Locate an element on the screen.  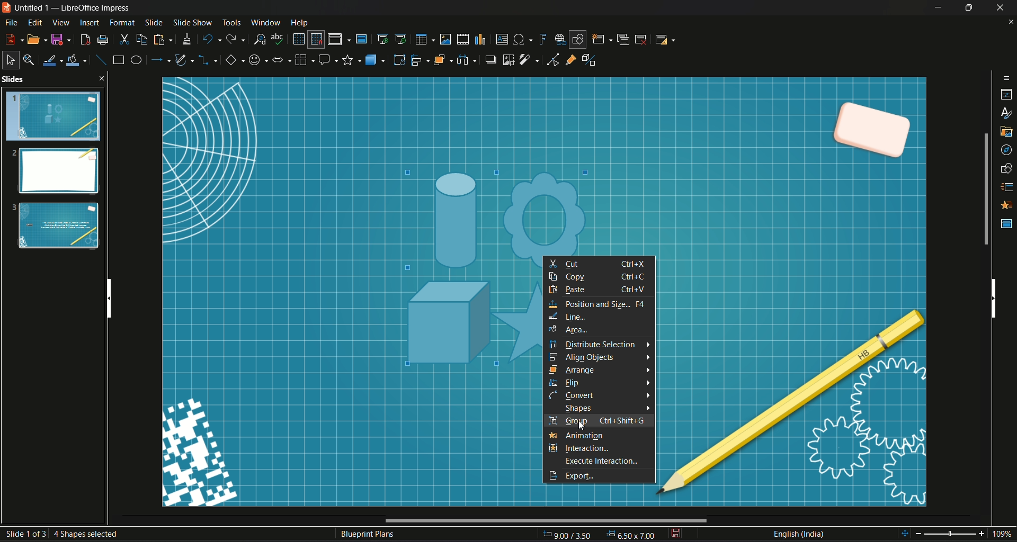
distribute selection is located at coordinates (593, 345).